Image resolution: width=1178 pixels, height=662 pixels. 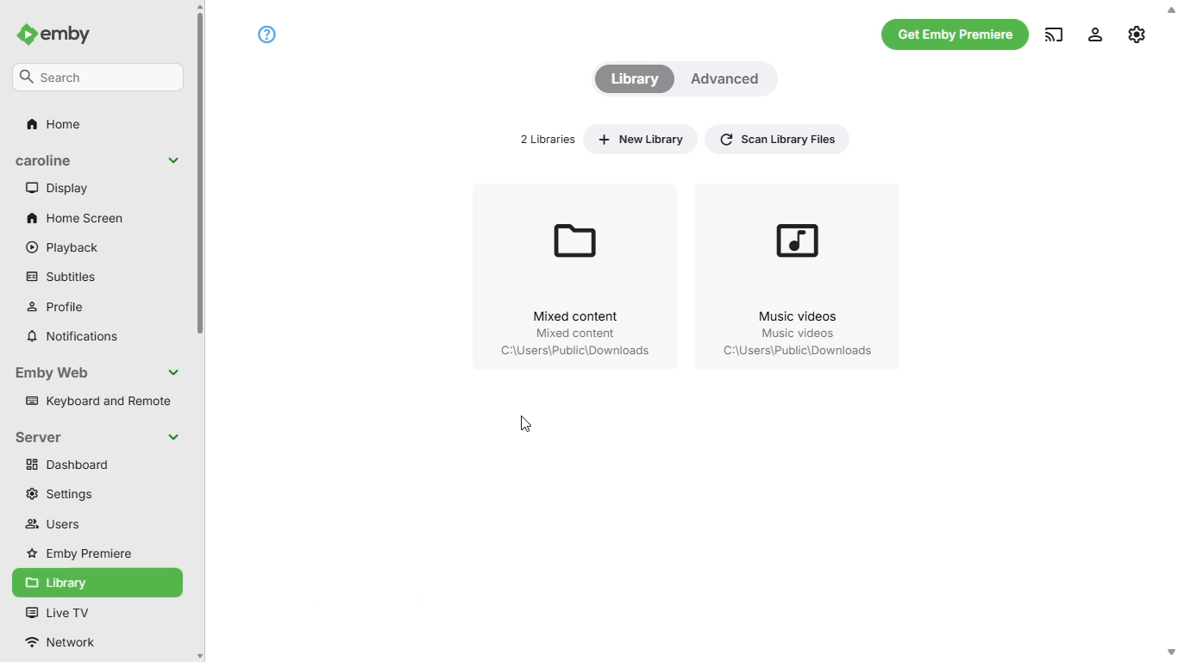 What do you see at coordinates (725, 79) in the screenshot?
I see `advanced` at bounding box center [725, 79].